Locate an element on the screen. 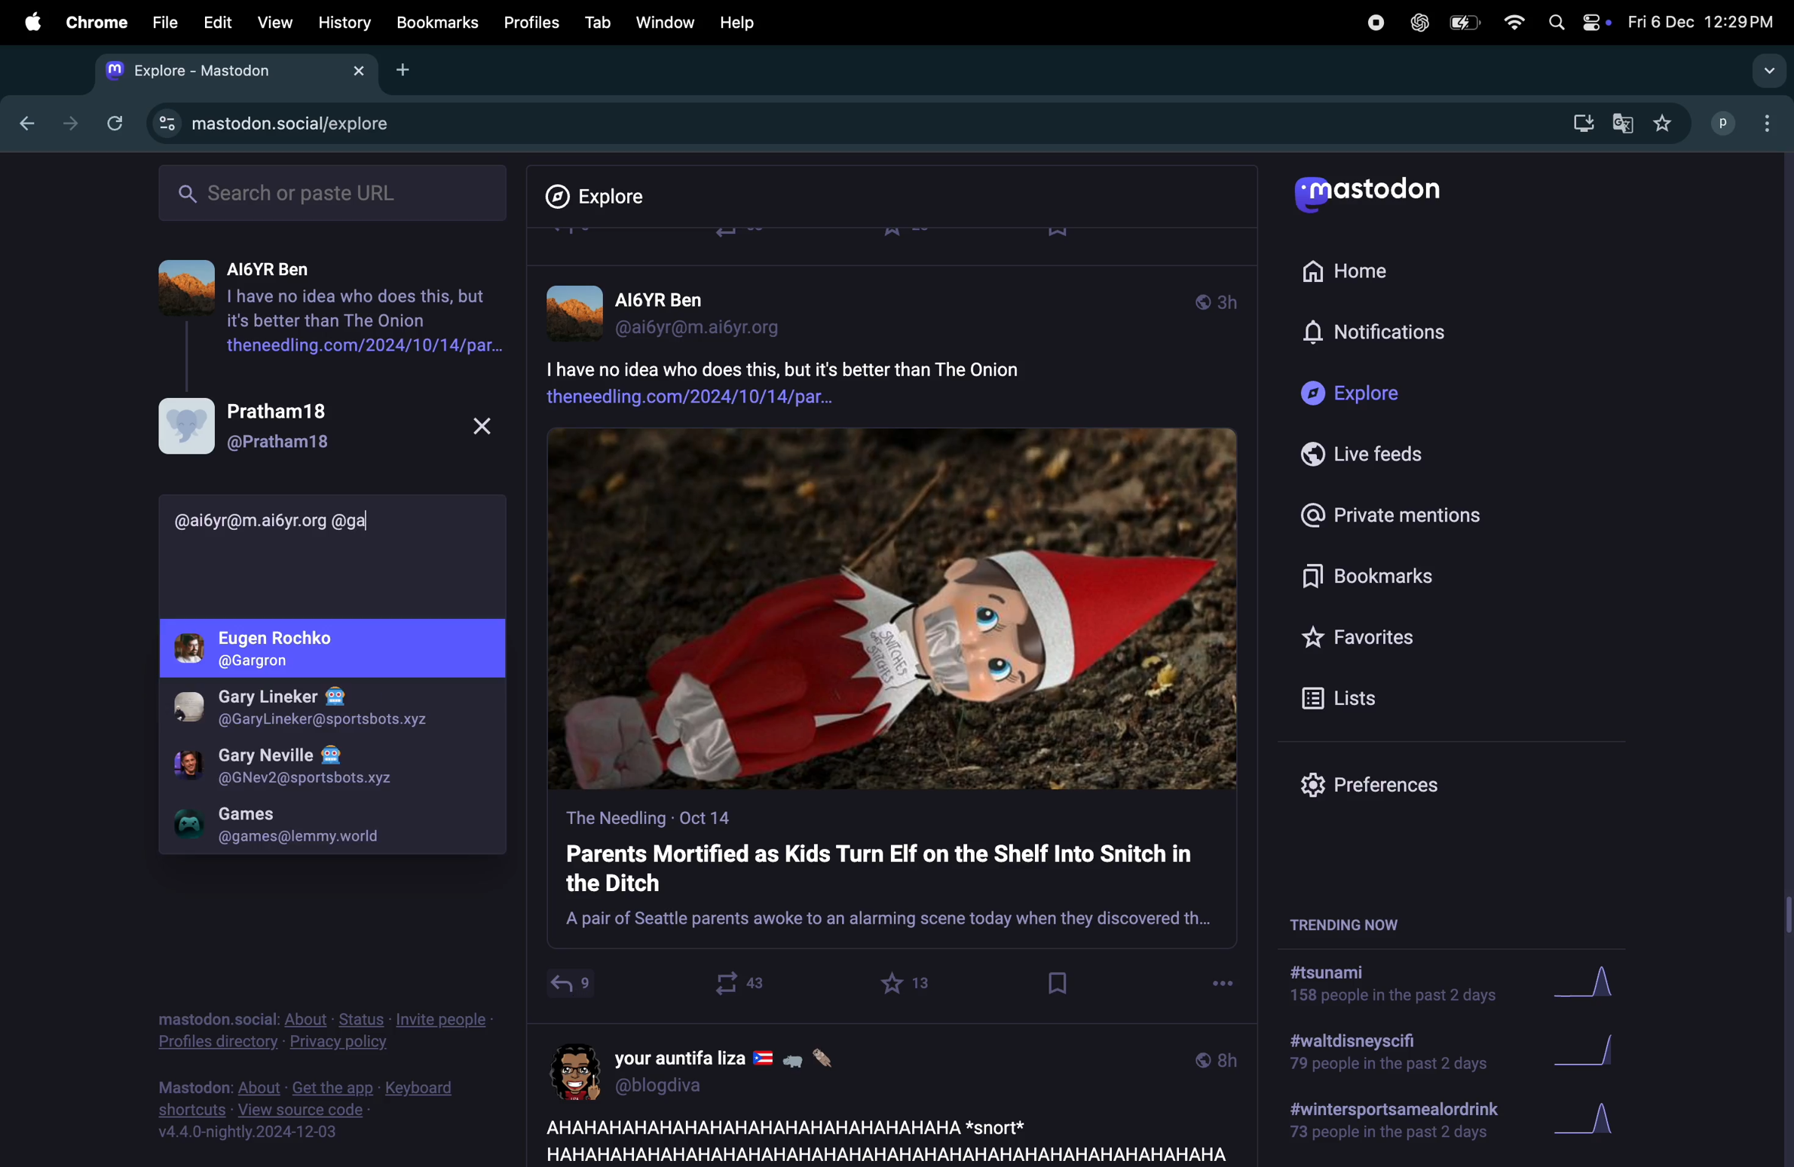 The image size is (1794, 1167). Bookmarks is located at coordinates (1377, 579).